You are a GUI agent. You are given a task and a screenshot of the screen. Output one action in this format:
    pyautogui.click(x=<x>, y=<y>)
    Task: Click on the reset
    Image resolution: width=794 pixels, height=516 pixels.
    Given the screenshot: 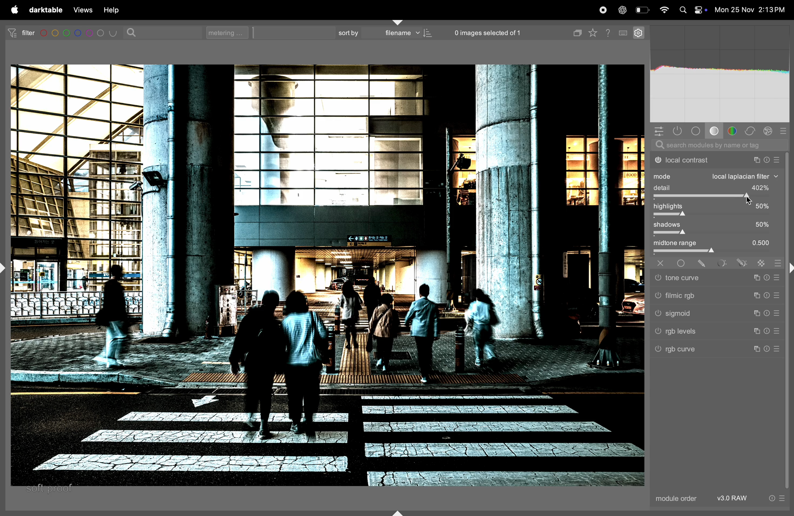 What is the action you would take?
    pyautogui.click(x=767, y=330)
    